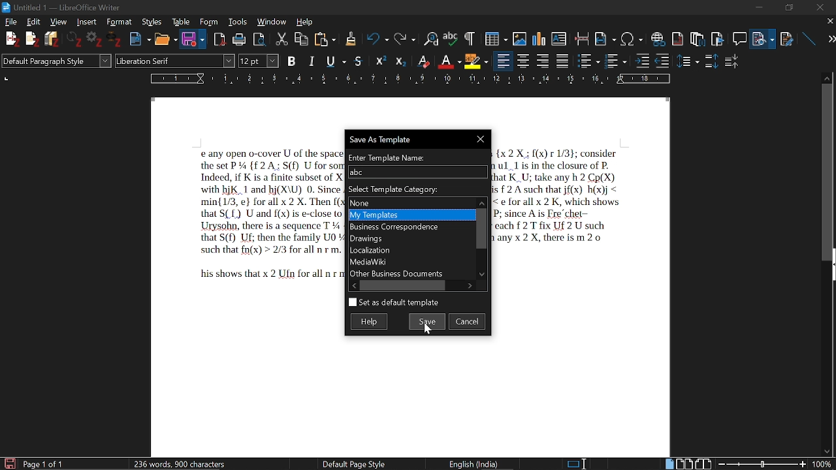 The width and height of the screenshot is (836, 470). What do you see at coordinates (73, 6) in the screenshot?
I see `Untitled - LibreOffice Writer` at bounding box center [73, 6].